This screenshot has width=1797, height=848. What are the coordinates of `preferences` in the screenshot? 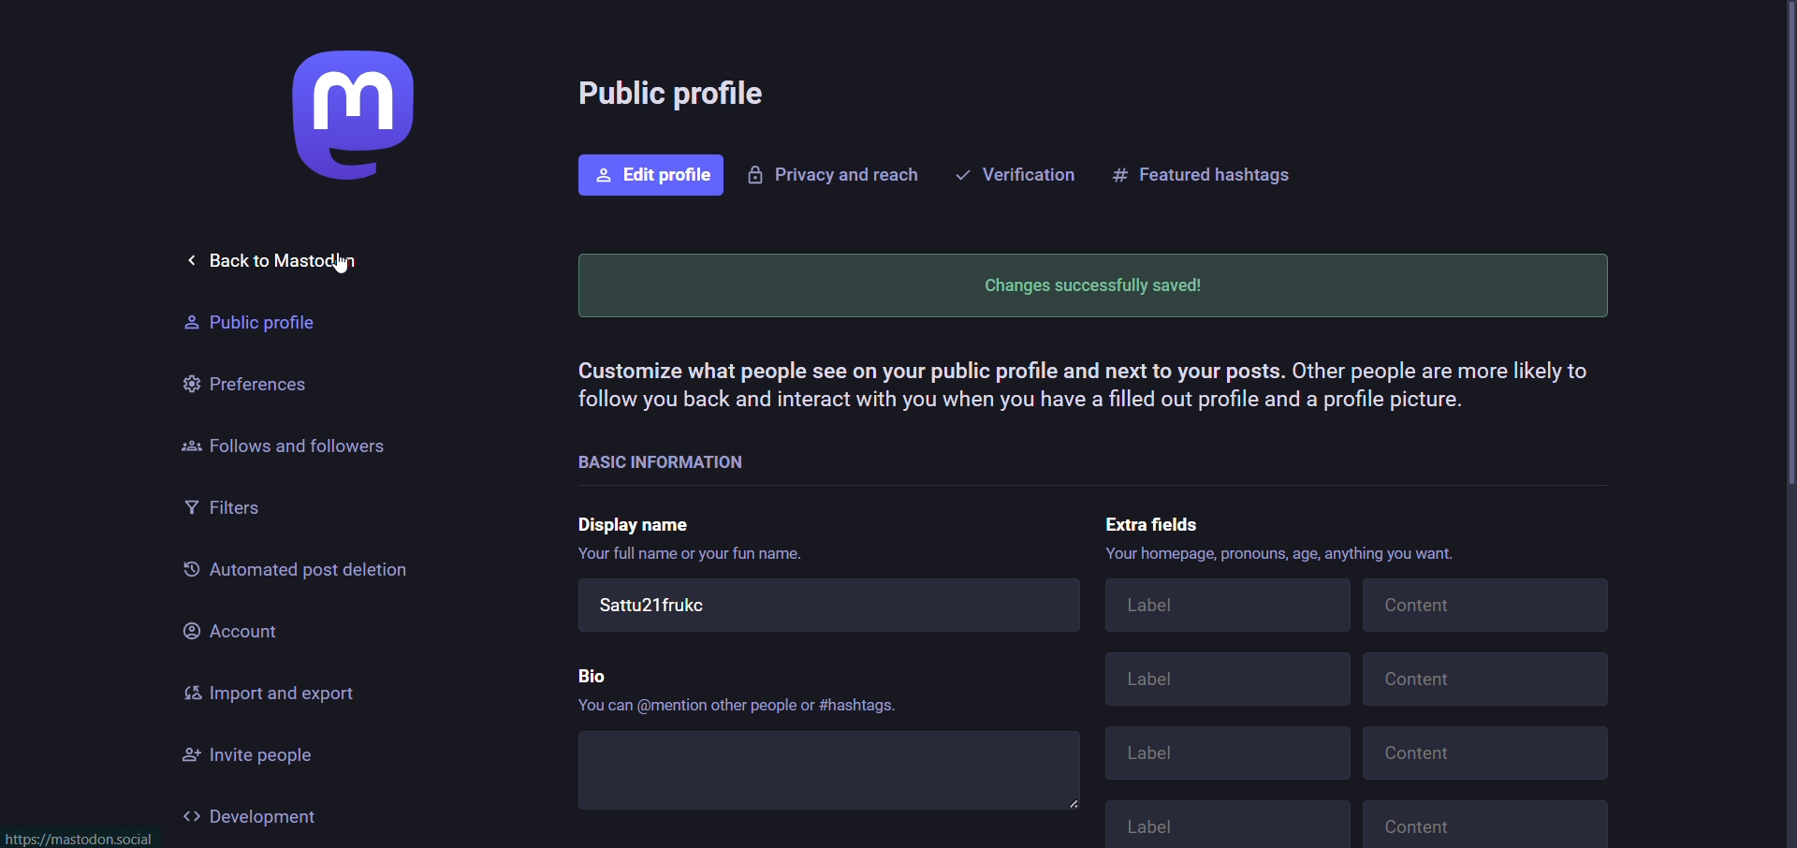 It's located at (246, 380).